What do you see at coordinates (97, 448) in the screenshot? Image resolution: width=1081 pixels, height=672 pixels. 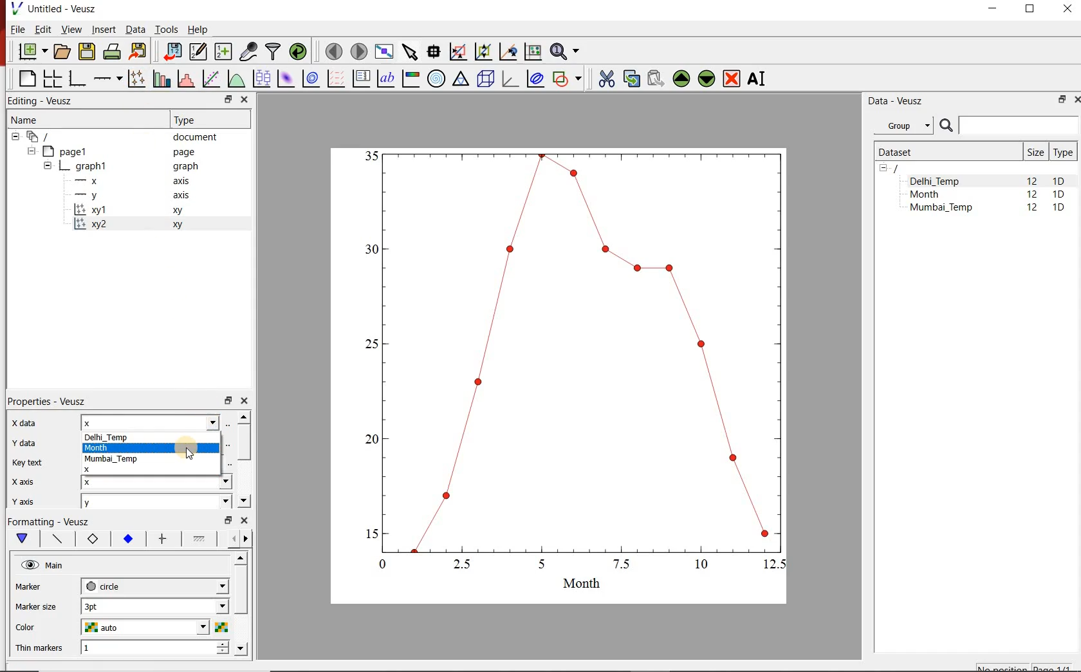 I see `Month` at bounding box center [97, 448].